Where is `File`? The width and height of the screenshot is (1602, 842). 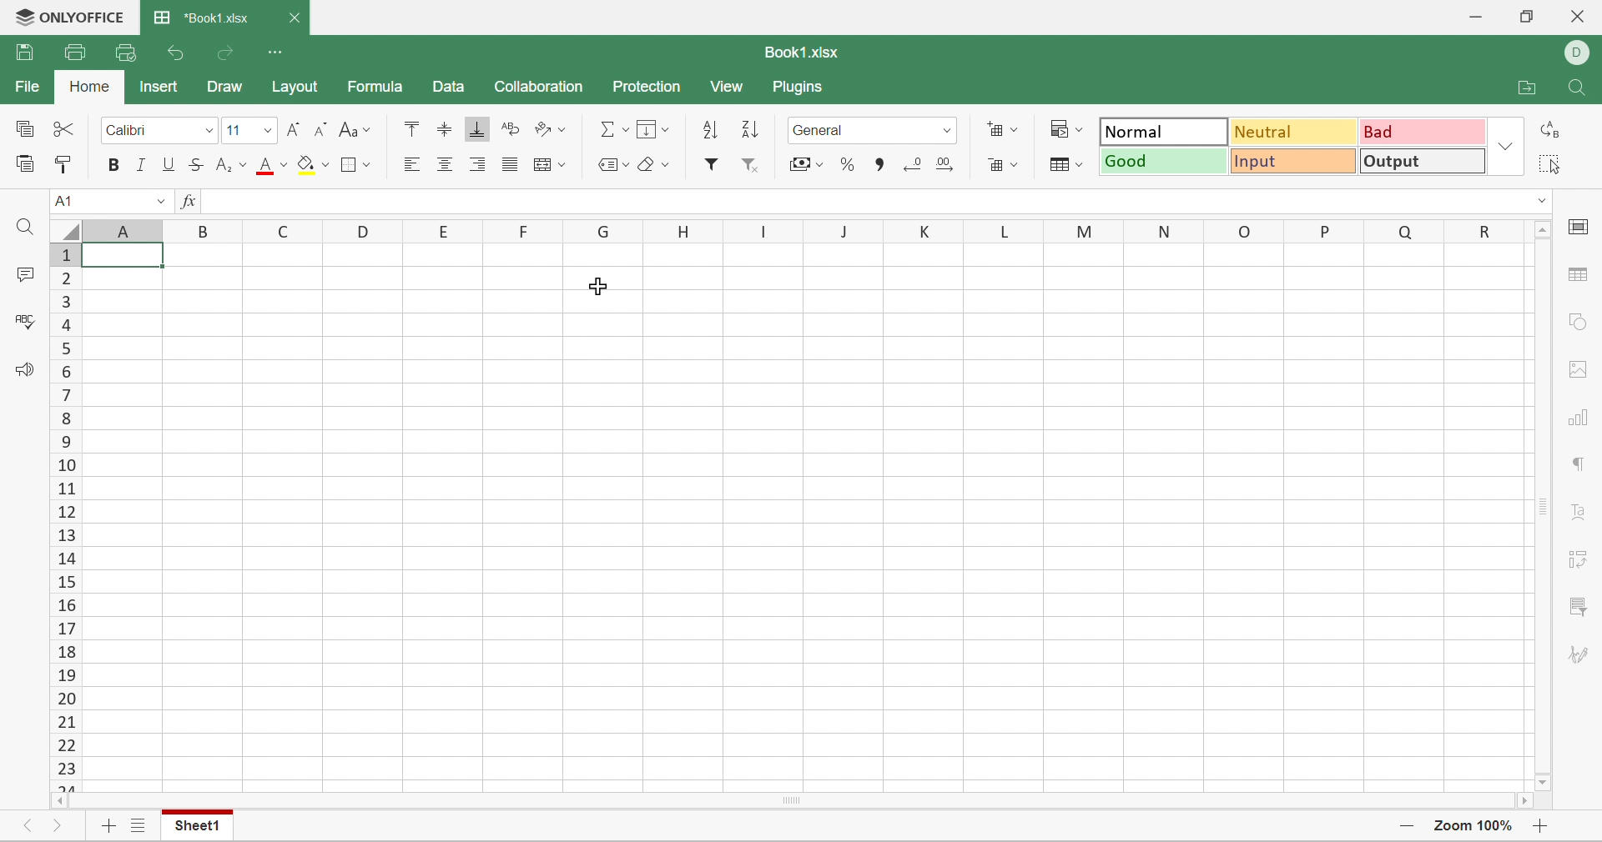 File is located at coordinates (28, 88).